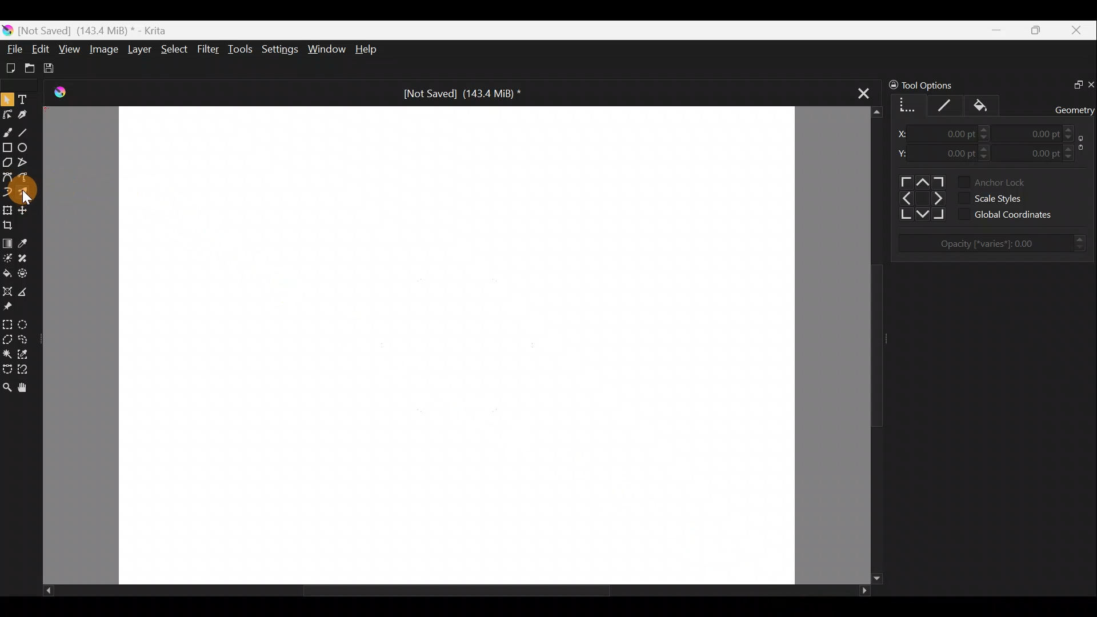 The height and width of the screenshot is (617, 1097). What do you see at coordinates (864, 90) in the screenshot?
I see `Close tab` at bounding box center [864, 90].